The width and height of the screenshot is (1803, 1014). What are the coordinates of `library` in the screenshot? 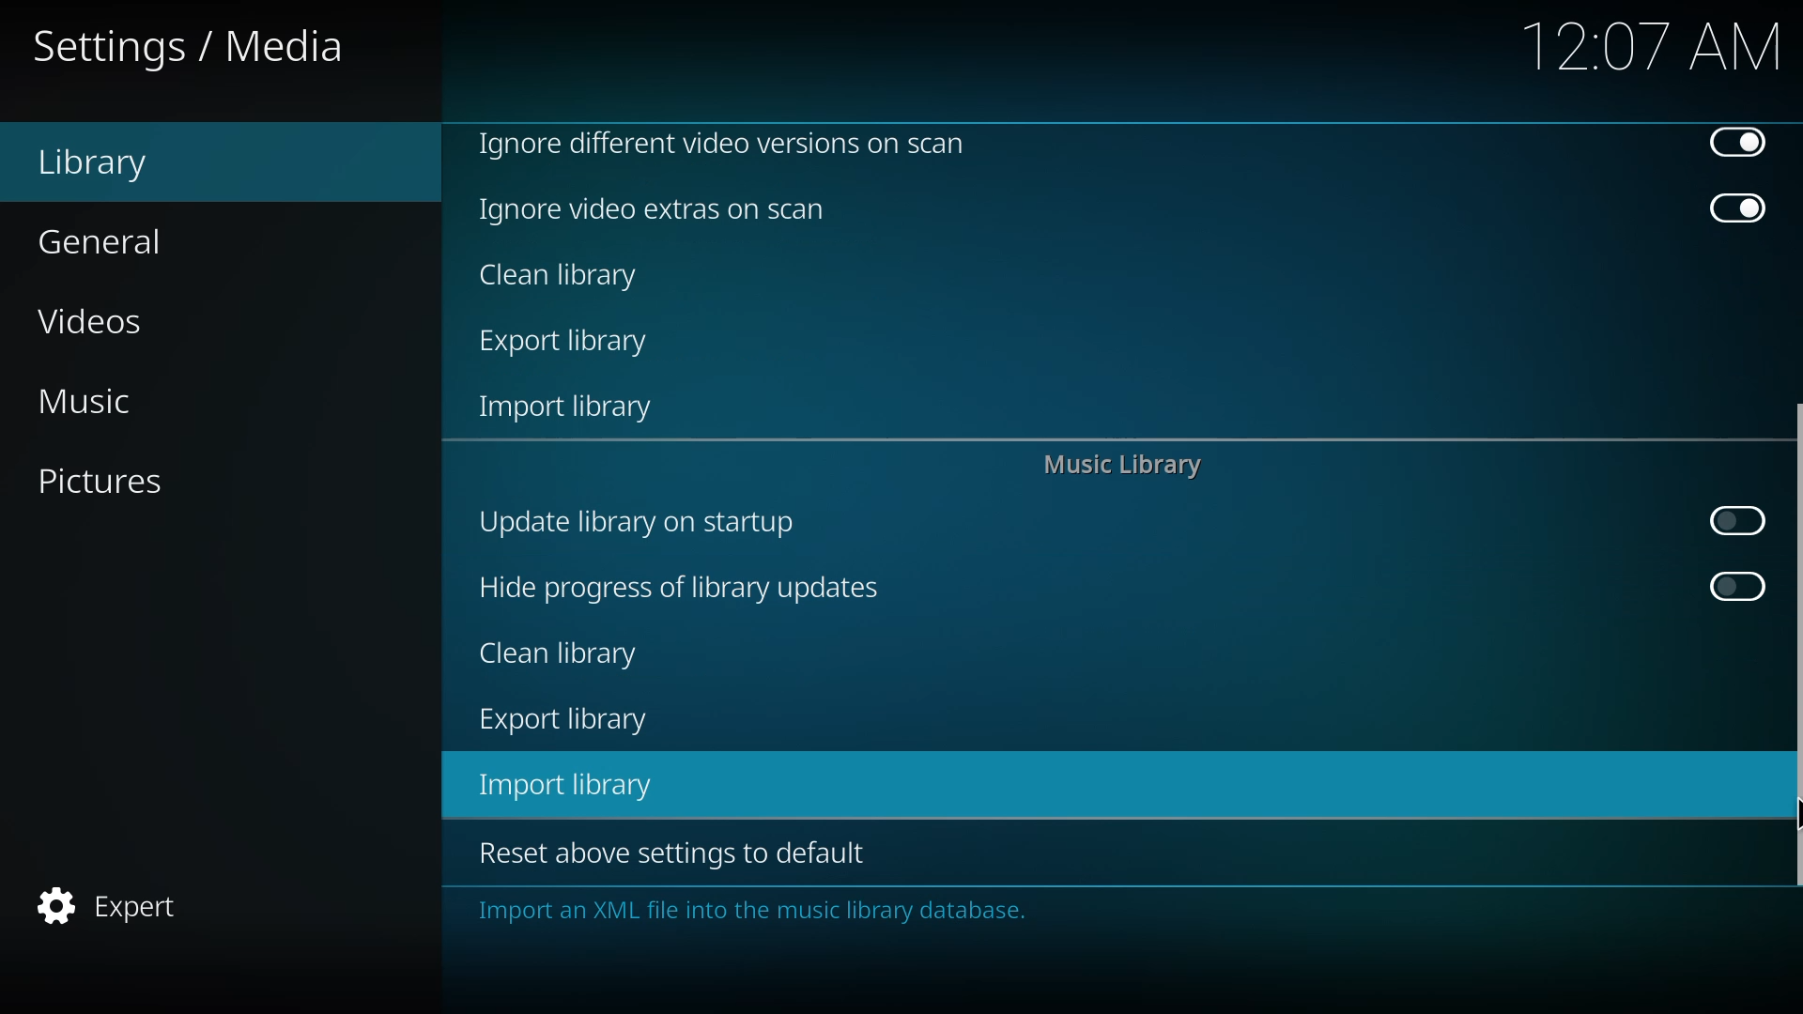 It's located at (93, 164).